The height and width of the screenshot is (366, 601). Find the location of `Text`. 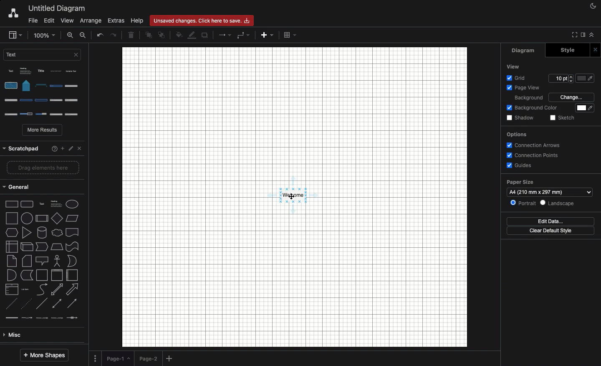

Text is located at coordinates (44, 57).